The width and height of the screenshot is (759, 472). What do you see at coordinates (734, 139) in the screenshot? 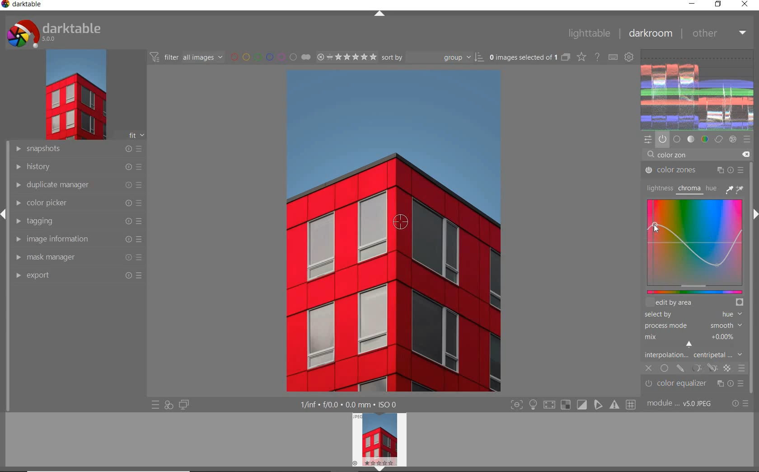
I see `effect` at bounding box center [734, 139].